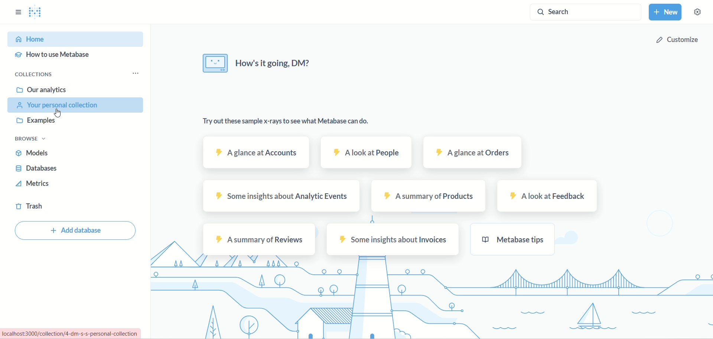 The image size is (713, 339). What do you see at coordinates (282, 122) in the screenshot?
I see `Try out these sample x-rays to see what Metabase can do.` at bounding box center [282, 122].